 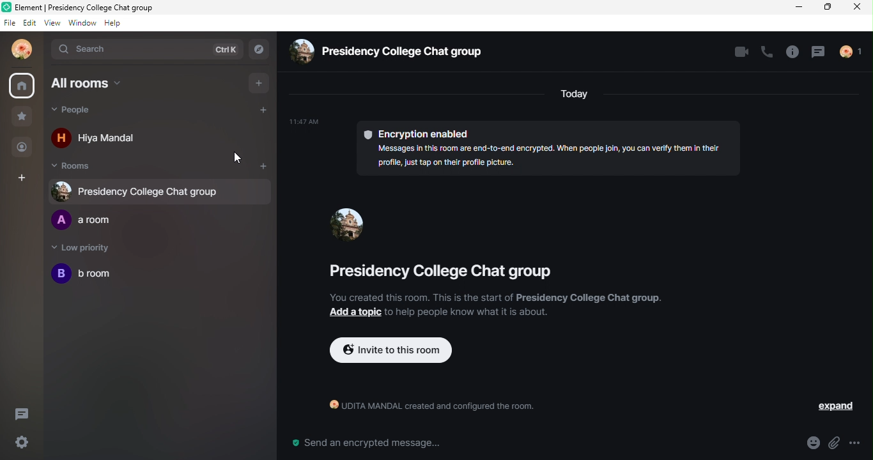 What do you see at coordinates (89, 7) in the screenshot?
I see `title` at bounding box center [89, 7].